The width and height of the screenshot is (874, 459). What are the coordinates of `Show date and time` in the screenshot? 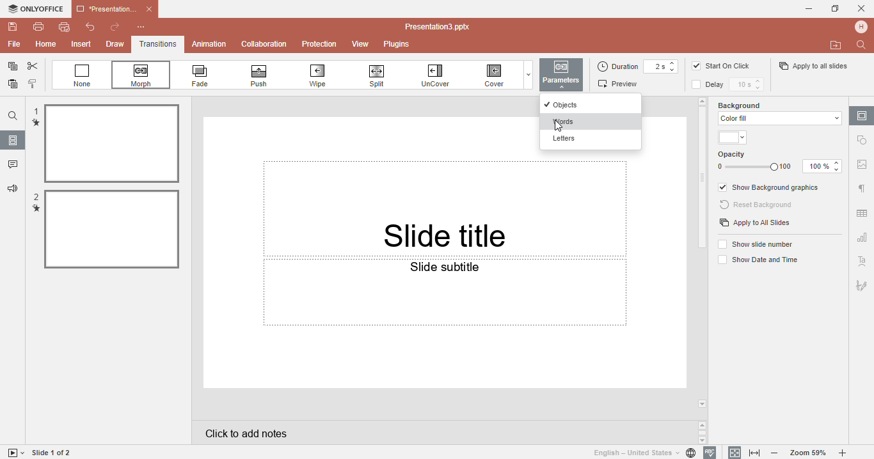 It's located at (756, 261).